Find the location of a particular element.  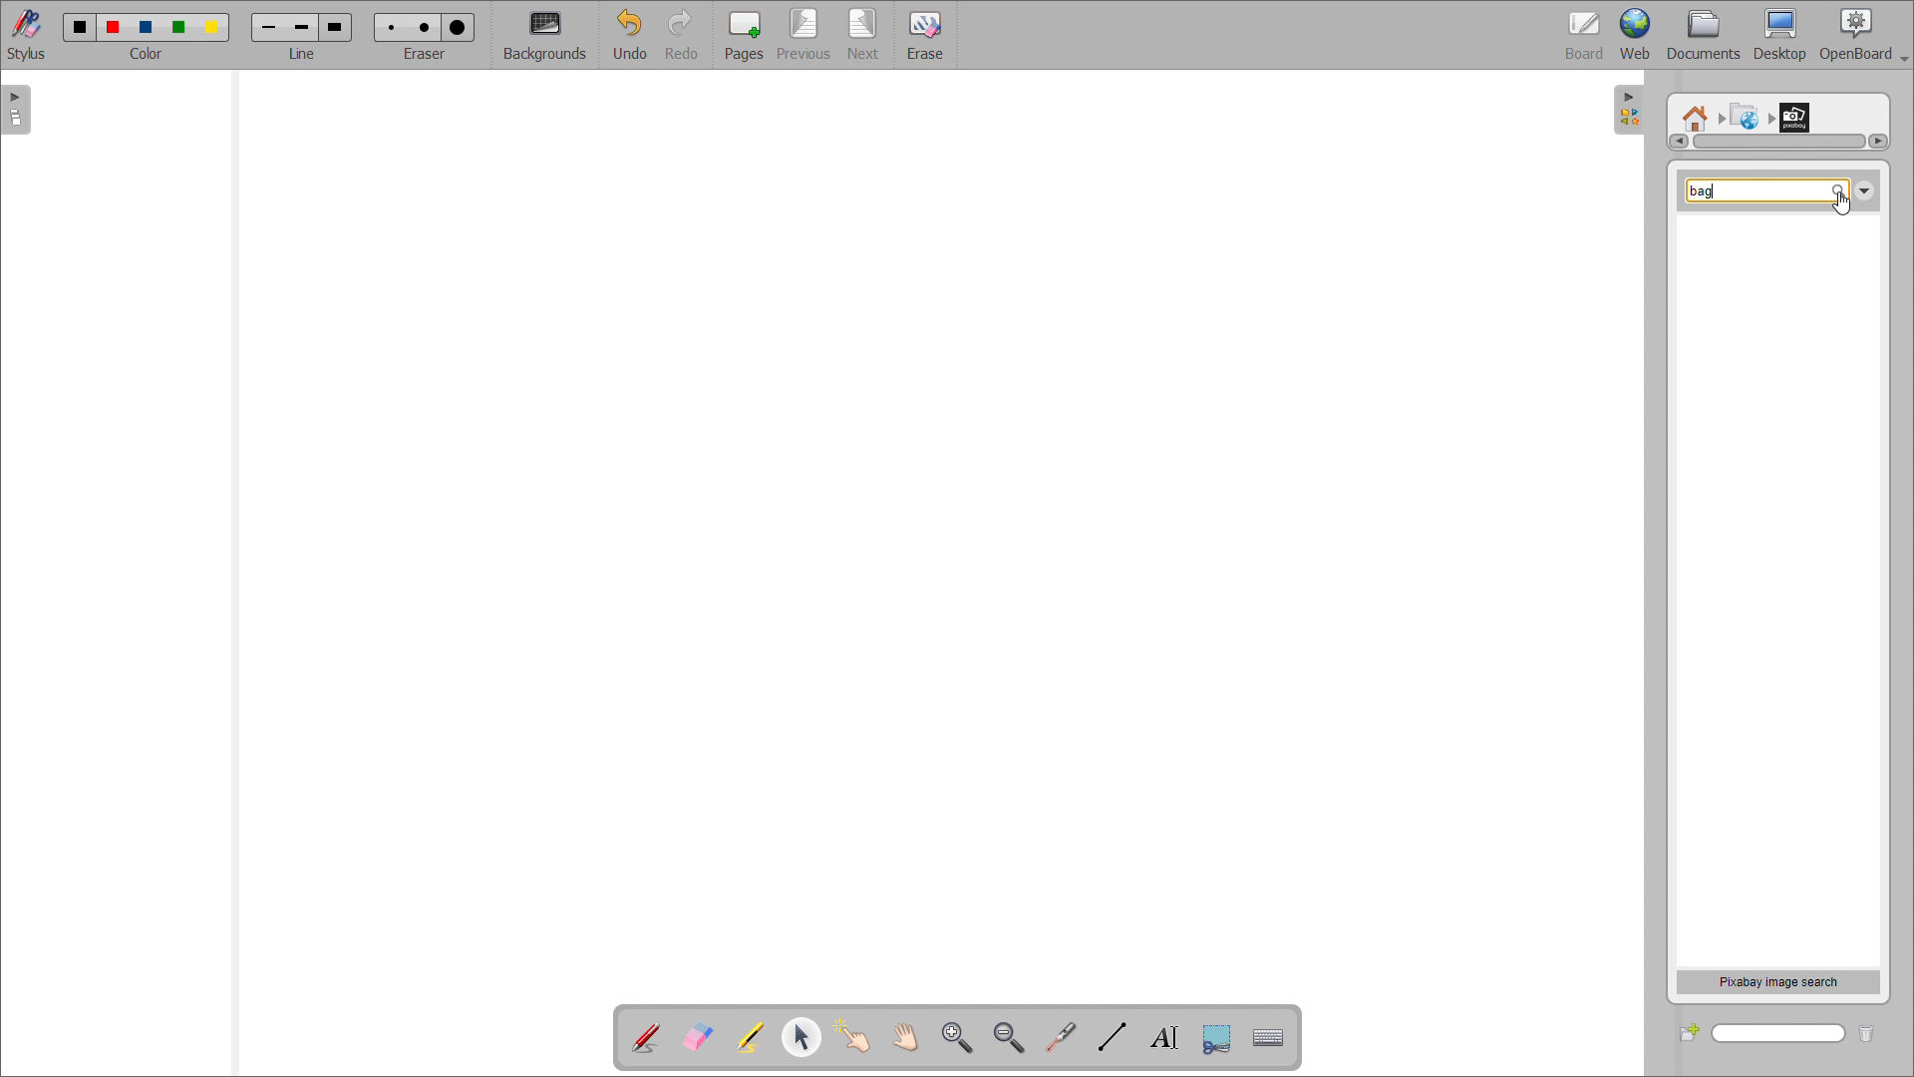

previous page is located at coordinates (803, 34).